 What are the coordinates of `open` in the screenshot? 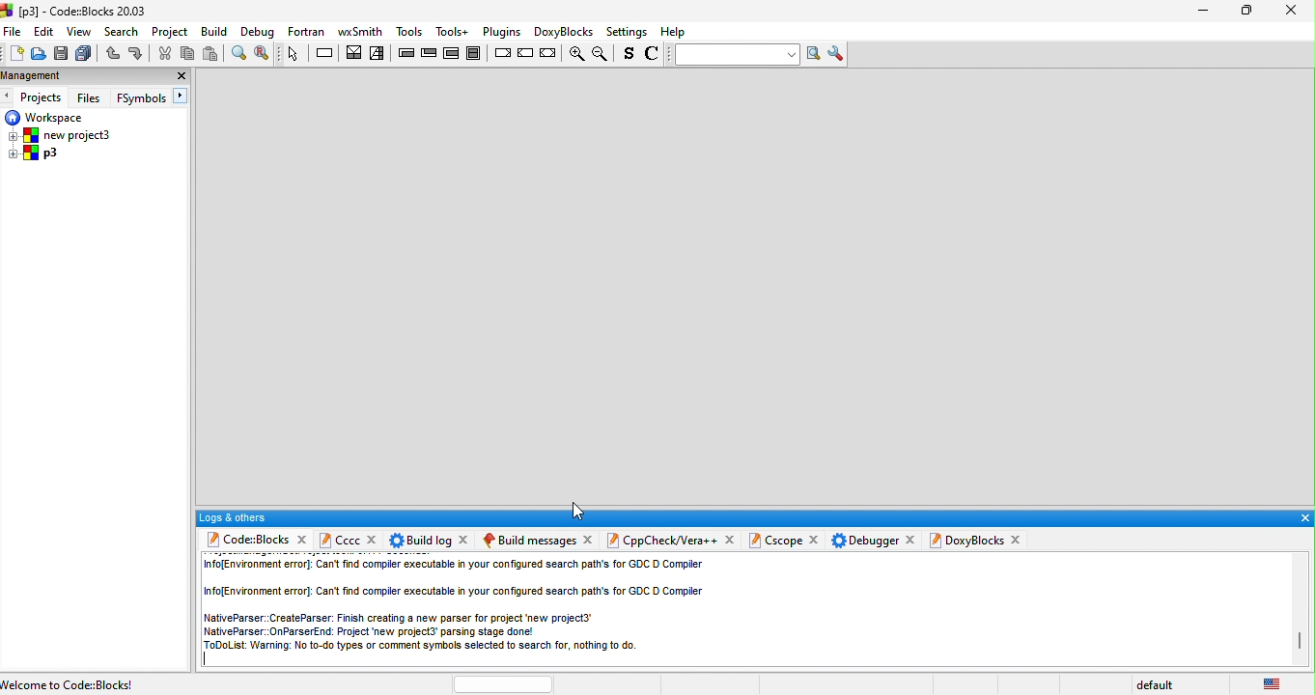 It's located at (38, 55).